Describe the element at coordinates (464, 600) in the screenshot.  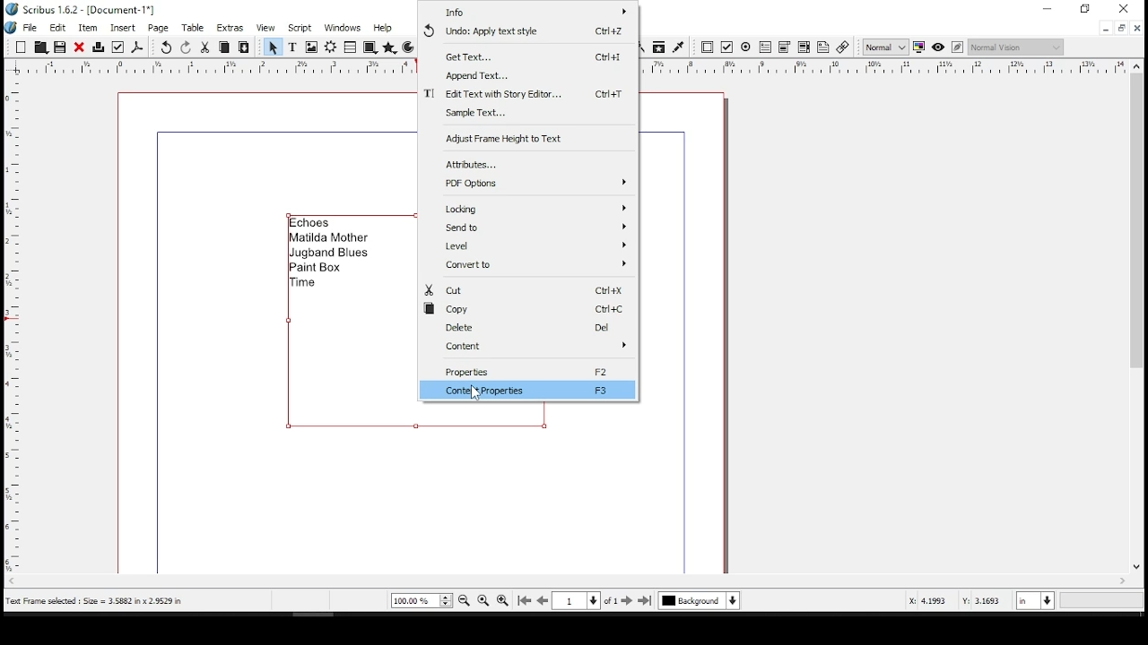
I see `zoom out` at that location.